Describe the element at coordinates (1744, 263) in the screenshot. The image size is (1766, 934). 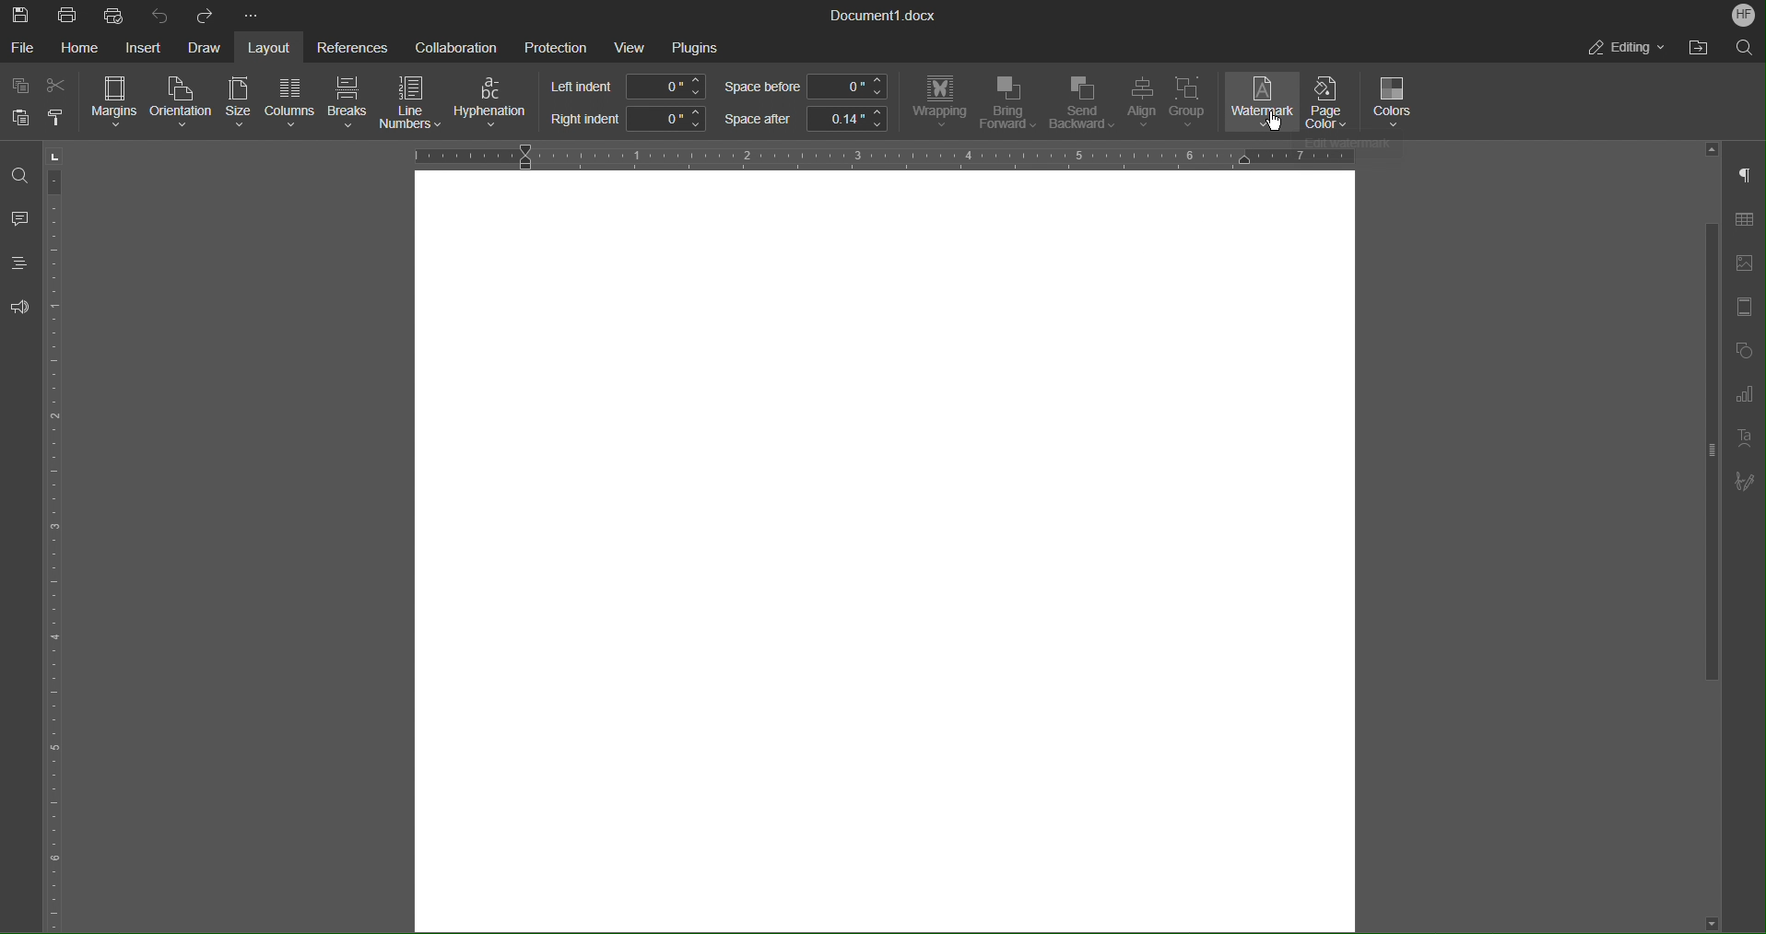
I see `Insert Image` at that location.